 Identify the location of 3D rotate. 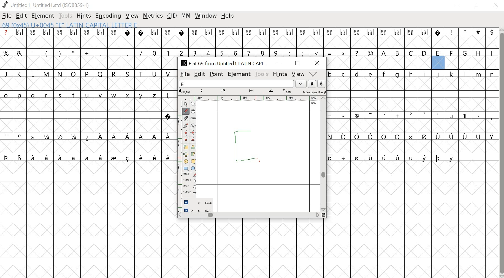
(186, 162).